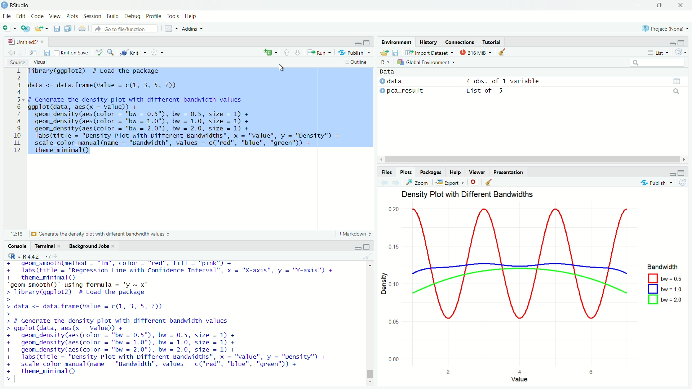  What do you see at coordinates (430, 172) in the screenshot?
I see `Packages` at bounding box center [430, 172].